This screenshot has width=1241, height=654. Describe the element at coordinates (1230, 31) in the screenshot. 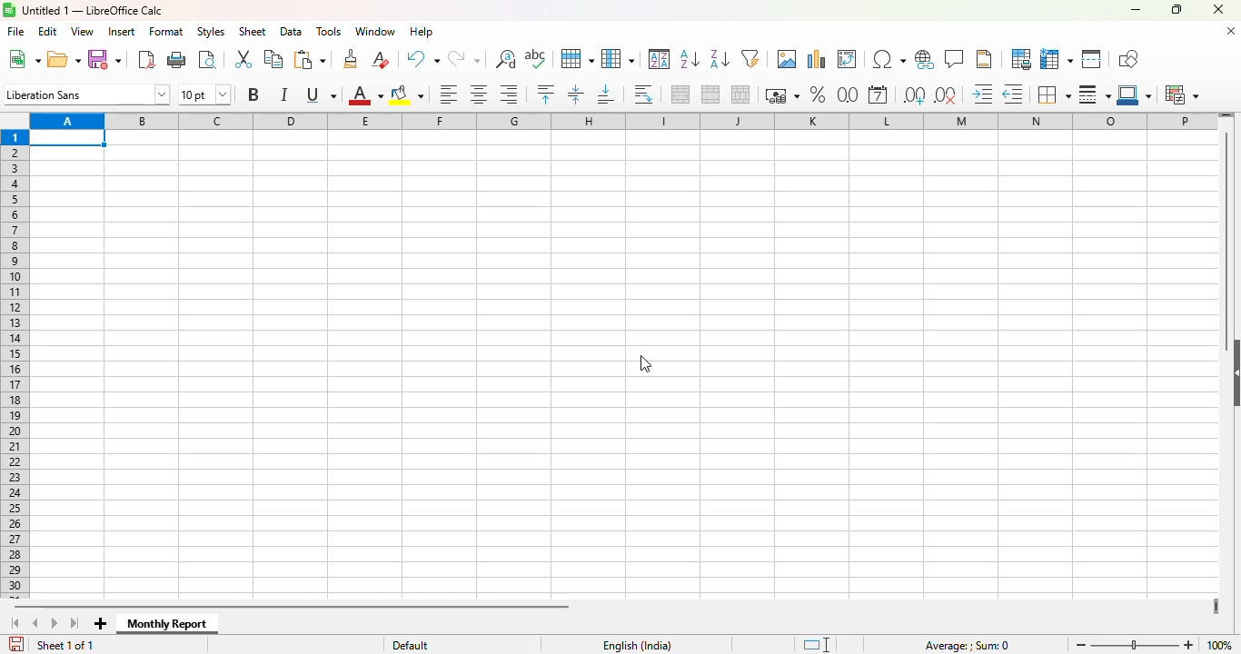

I see `close document` at that location.